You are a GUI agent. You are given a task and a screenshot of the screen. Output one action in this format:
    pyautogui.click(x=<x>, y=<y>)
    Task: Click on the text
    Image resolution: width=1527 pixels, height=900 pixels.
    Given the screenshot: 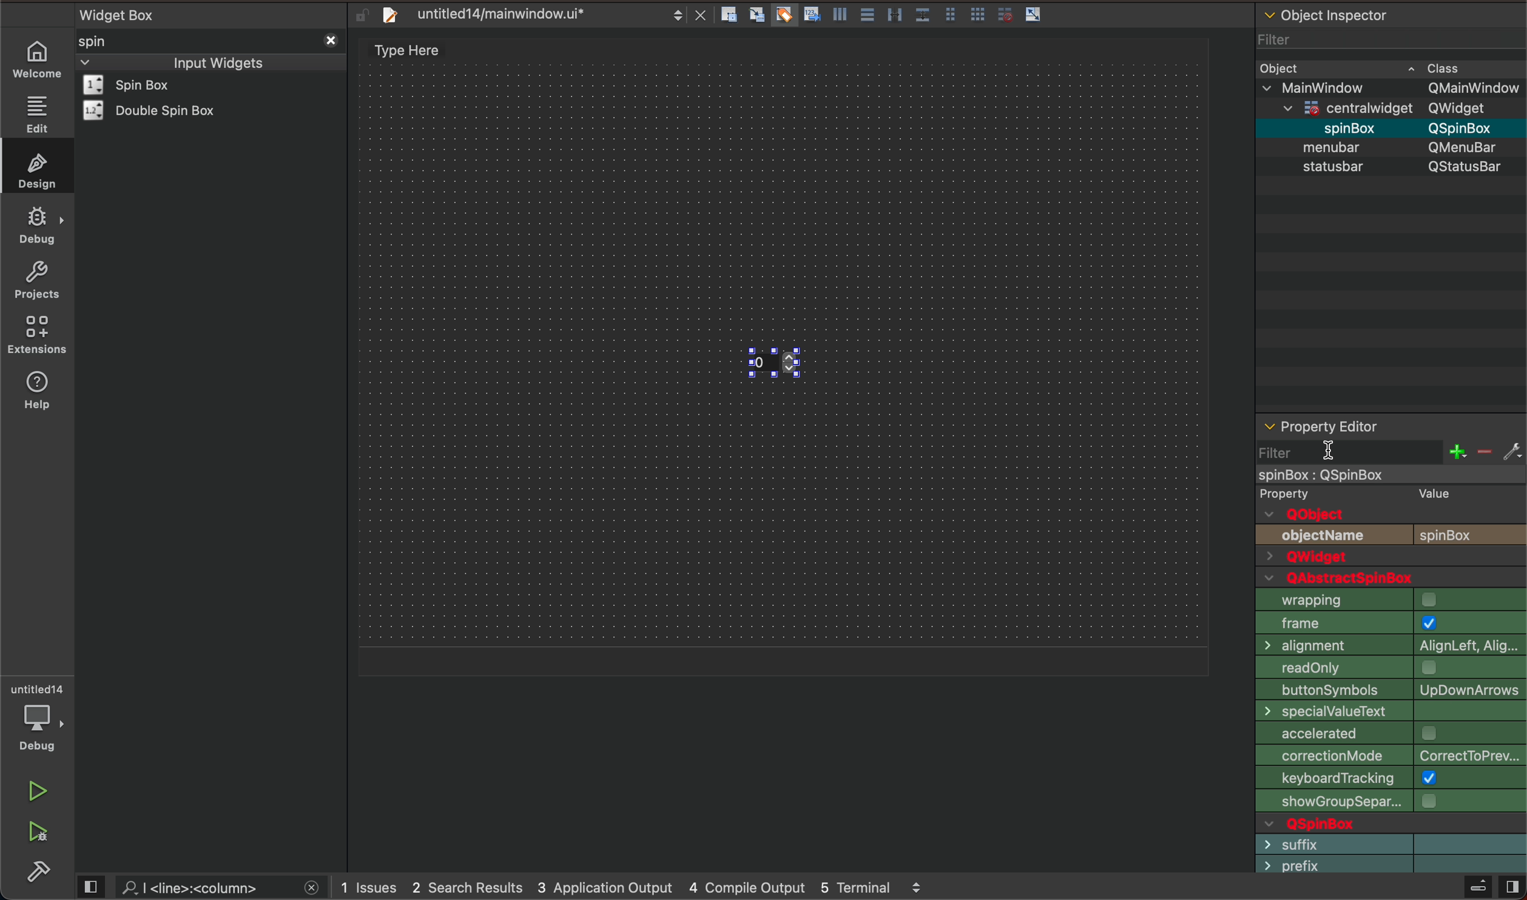 What is the action you would take?
    pyautogui.click(x=1474, y=166)
    